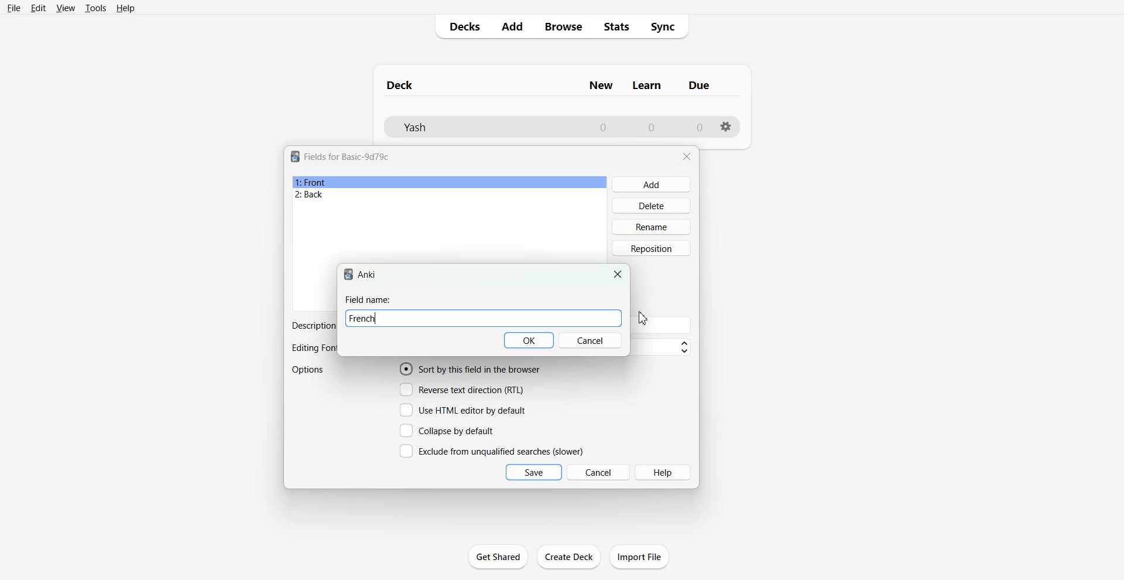 The image size is (1124, 580). I want to click on Text, so click(312, 326).